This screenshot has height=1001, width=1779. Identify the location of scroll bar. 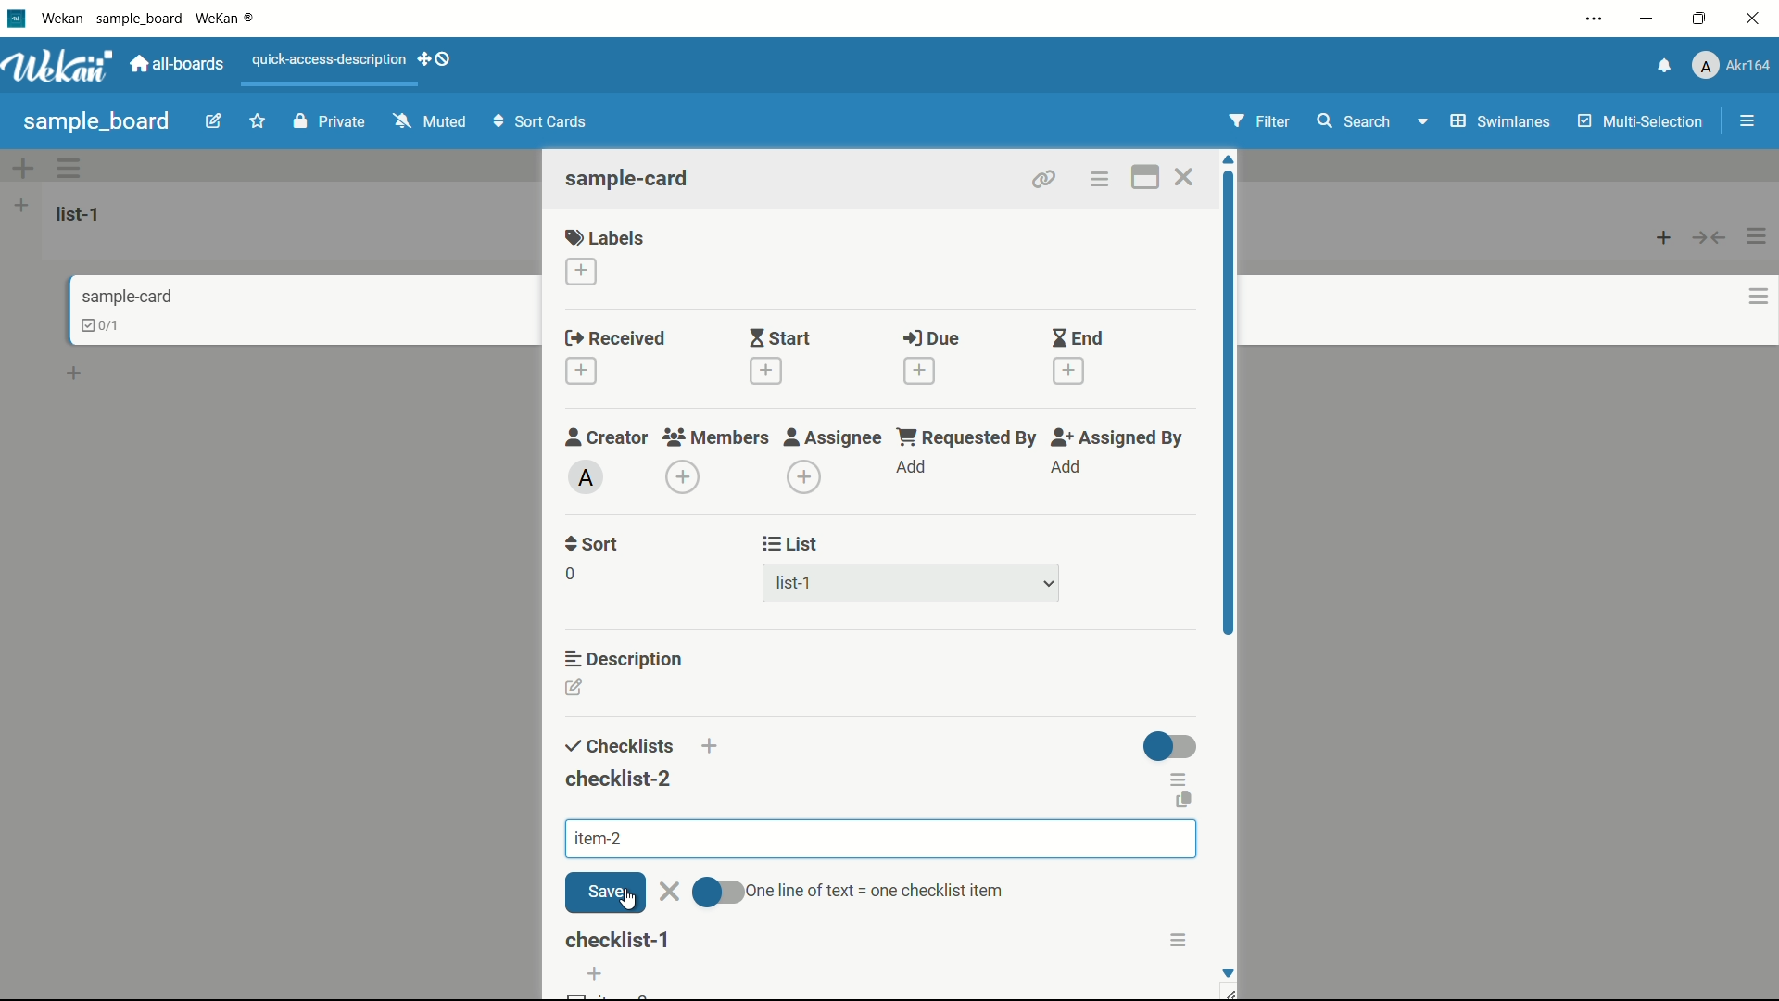
(1230, 462).